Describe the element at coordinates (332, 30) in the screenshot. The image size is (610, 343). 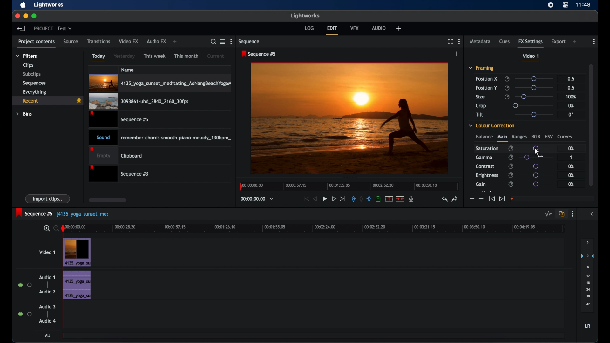
I see `edit` at that location.